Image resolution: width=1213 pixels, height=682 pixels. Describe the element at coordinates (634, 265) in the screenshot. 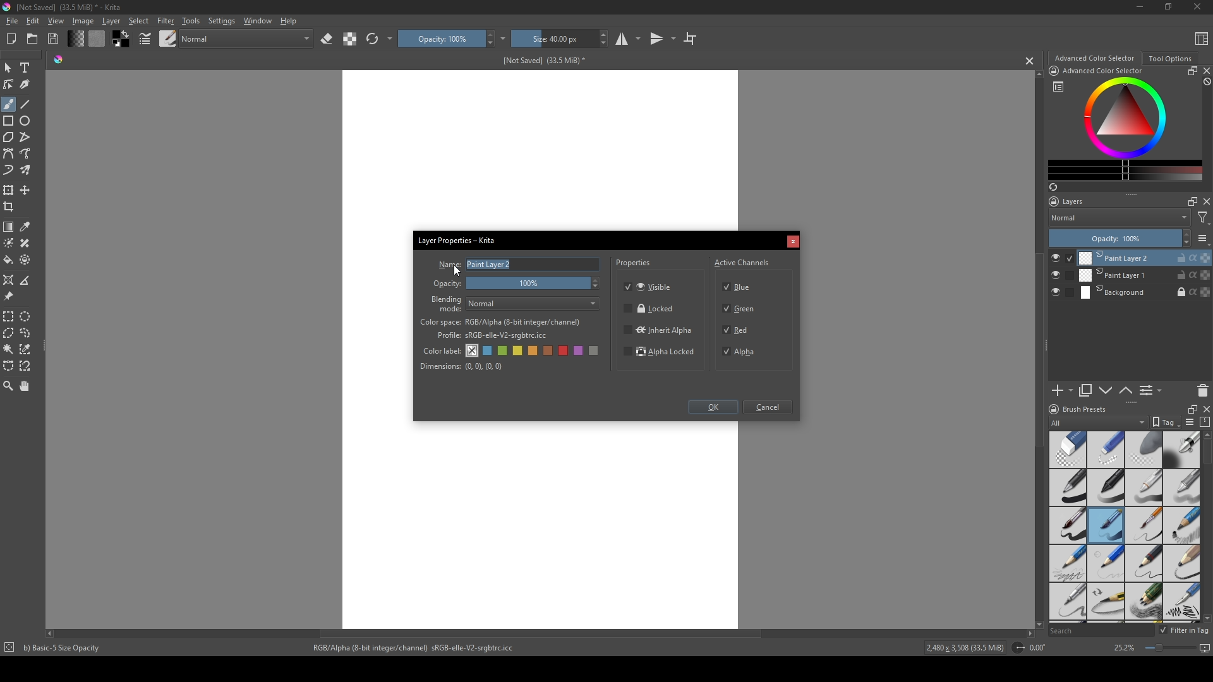

I see `properties` at that location.